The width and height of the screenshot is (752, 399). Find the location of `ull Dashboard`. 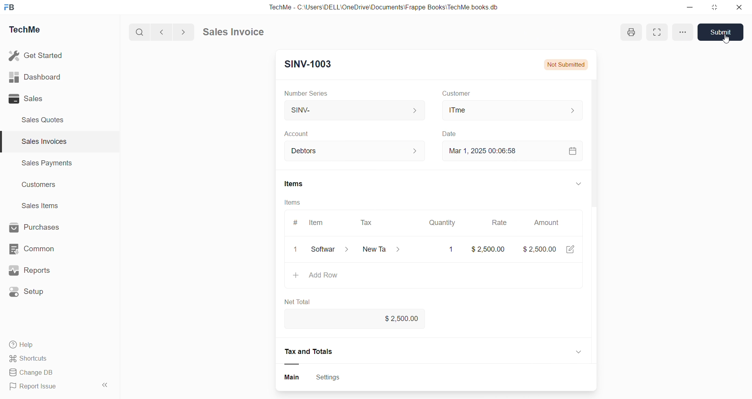

ull Dashboard is located at coordinates (39, 77).